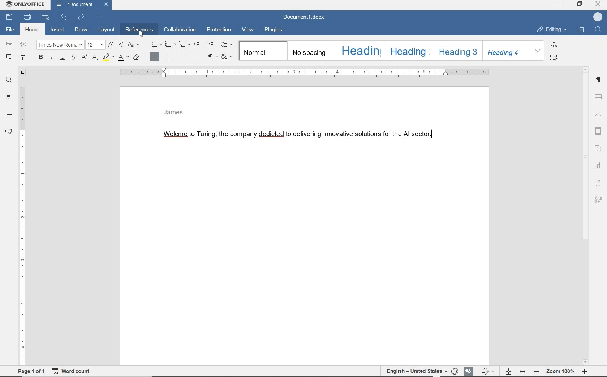 The width and height of the screenshot is (607, 377). What do you see at coordinates (197, 57) in the screenshot?
I see `justified` at bounding box center [197, 57].